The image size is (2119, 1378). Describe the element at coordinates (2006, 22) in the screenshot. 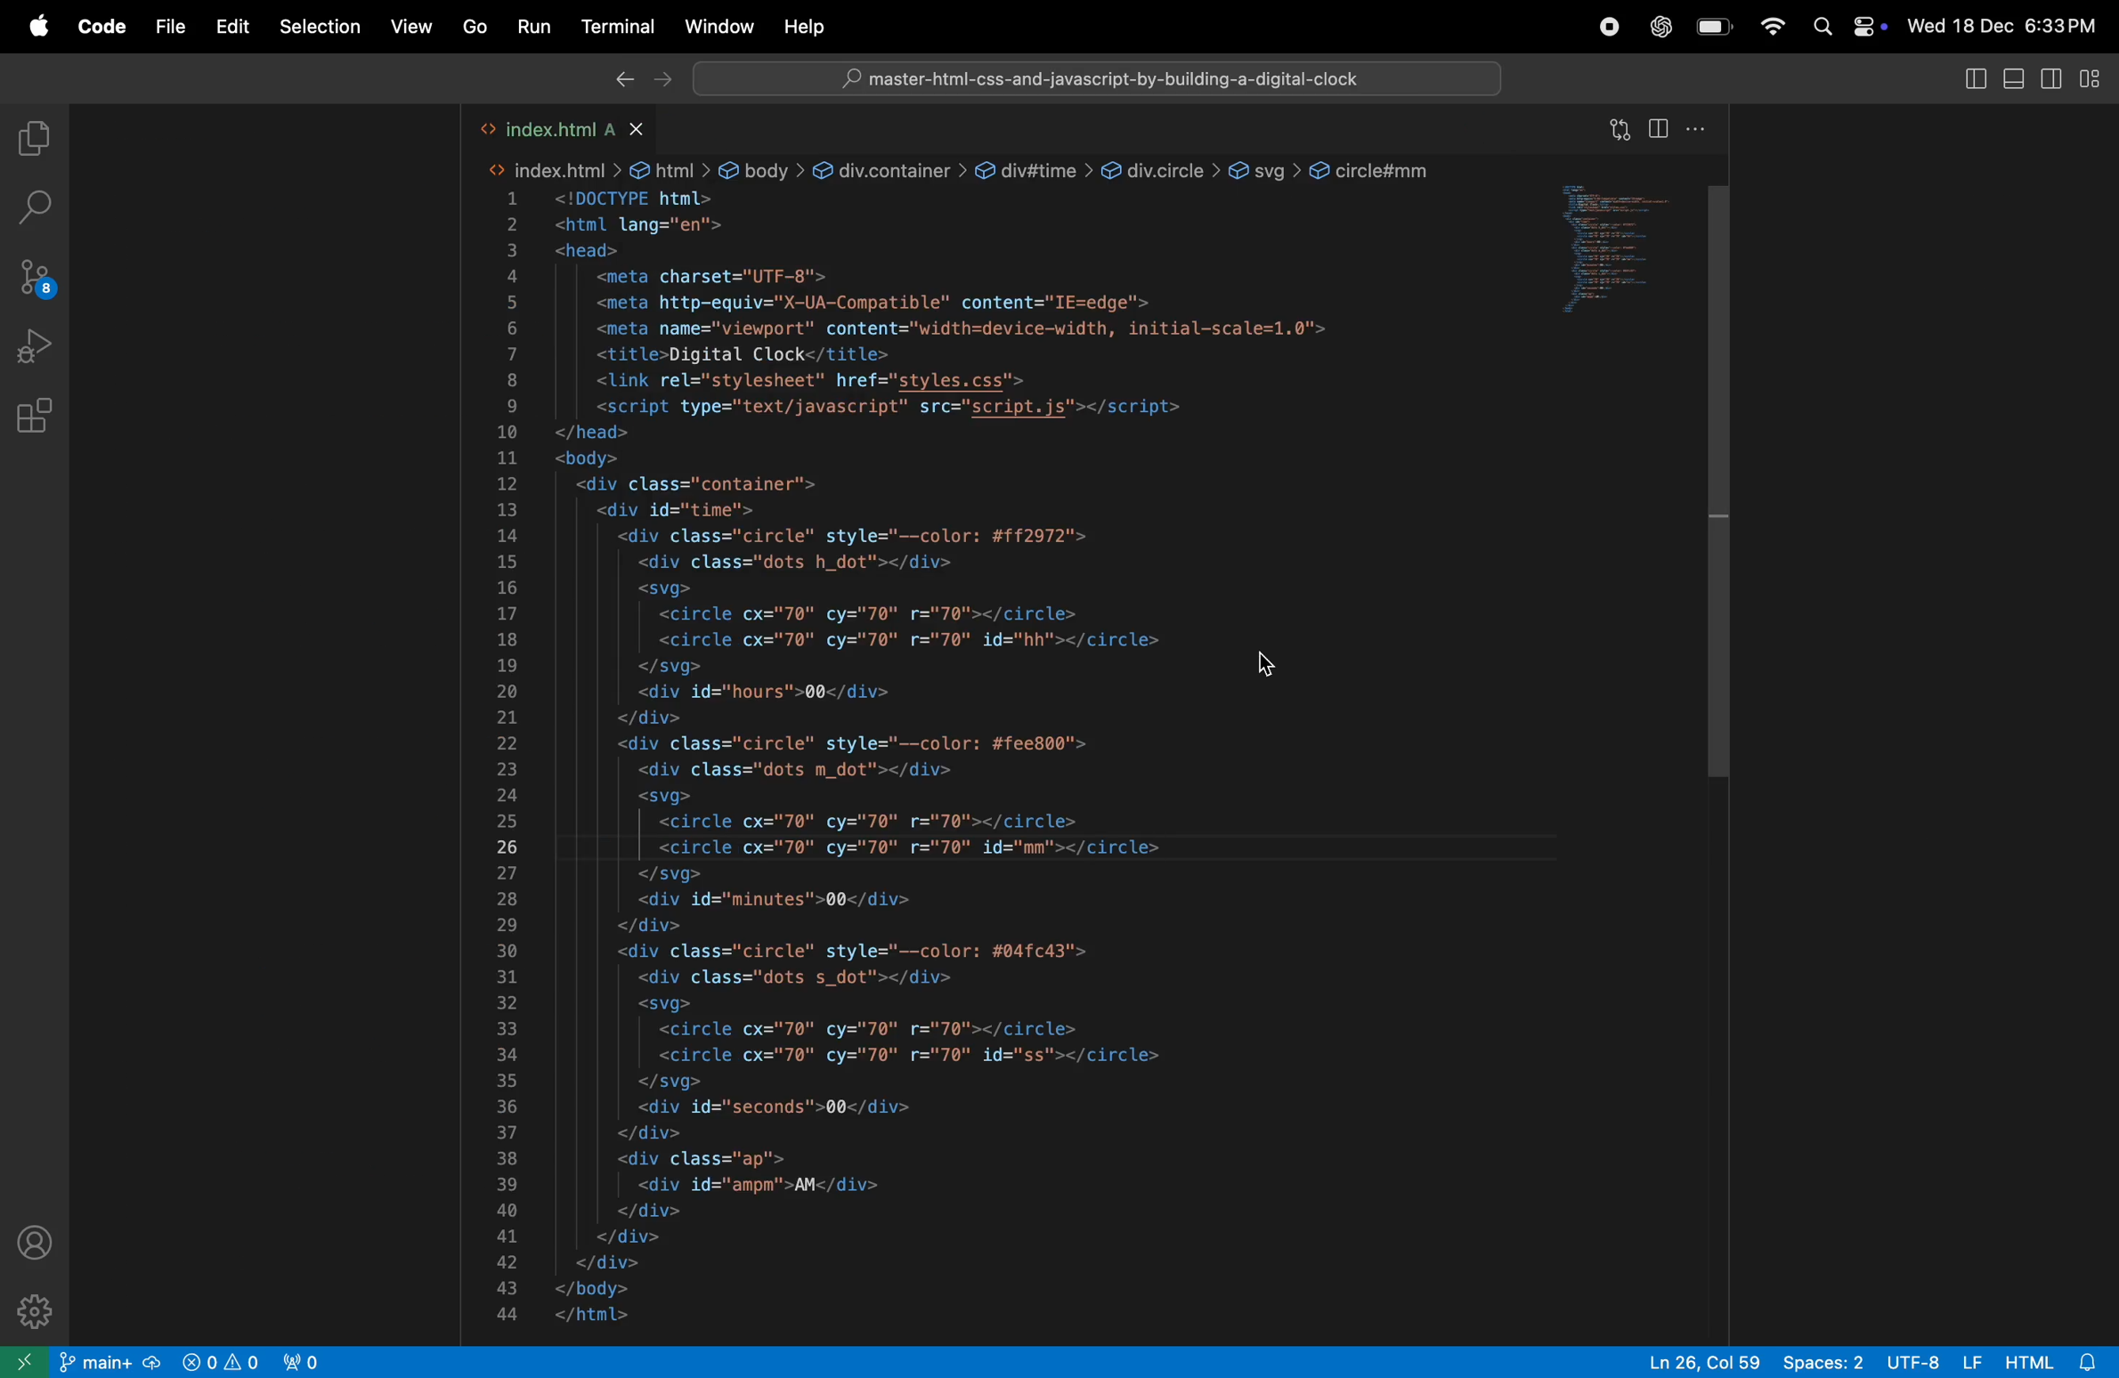

I see `Wed 18 Dec 6:33PM` at that location.